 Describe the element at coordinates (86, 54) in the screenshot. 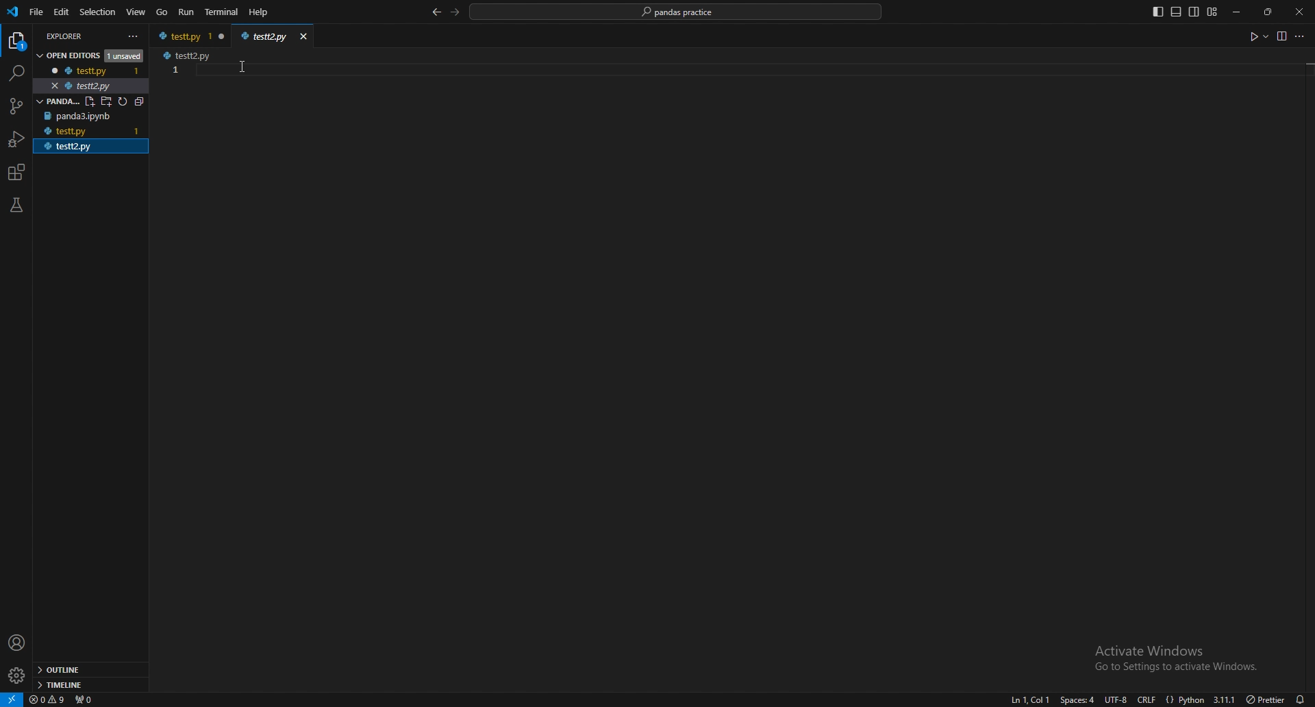

I see `open editors` at that location.